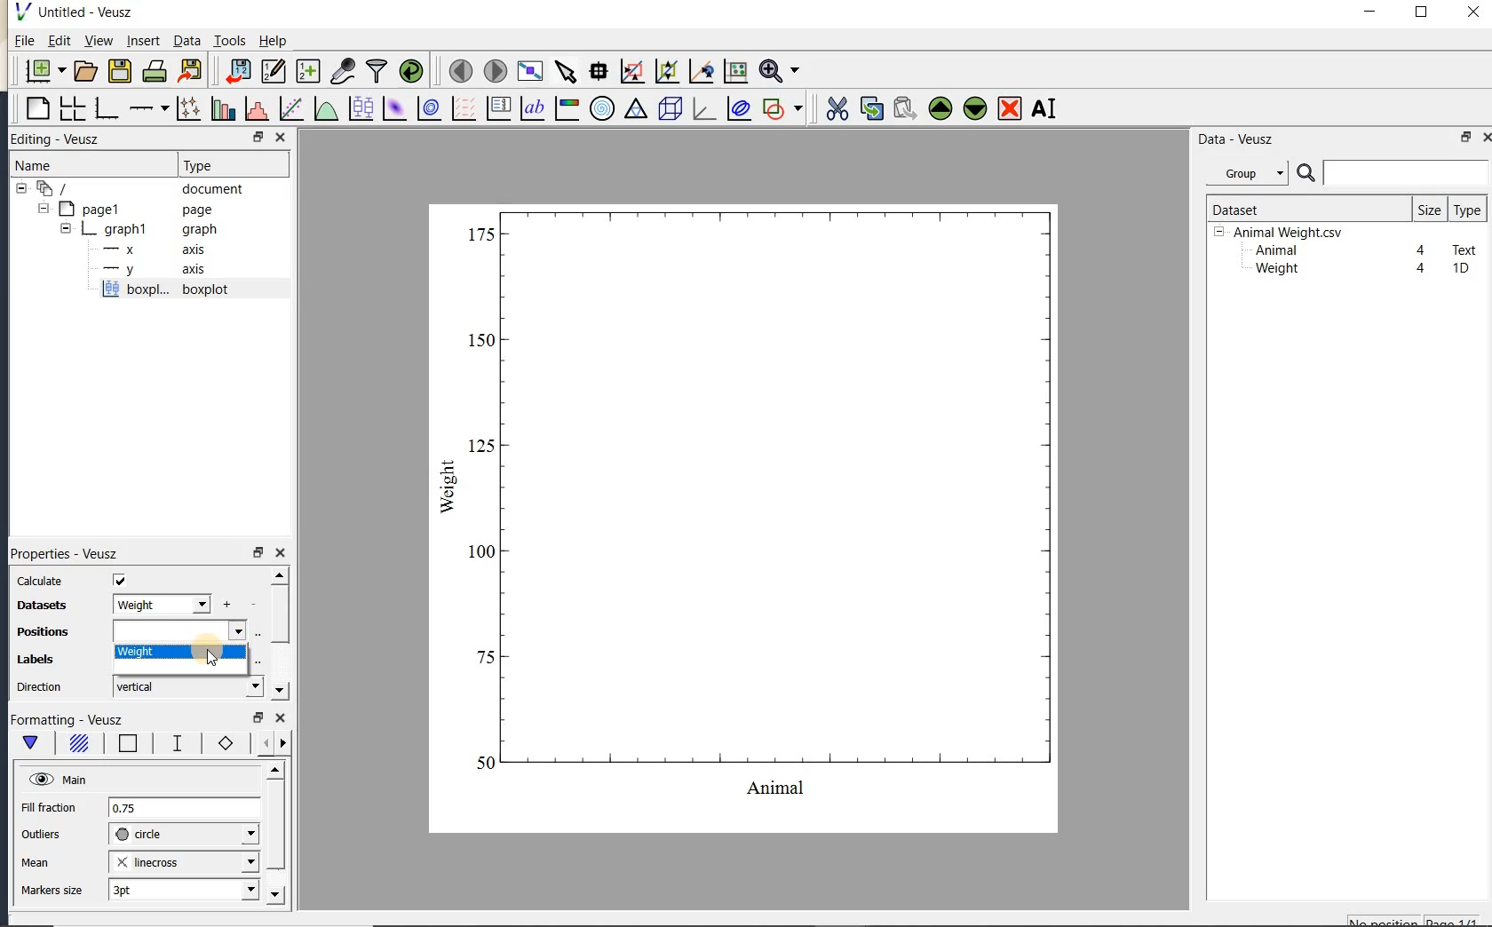  What do you see at coordinates (38, 660) in the screenshot?
I see `Labels` at bounding box center [38, 660].